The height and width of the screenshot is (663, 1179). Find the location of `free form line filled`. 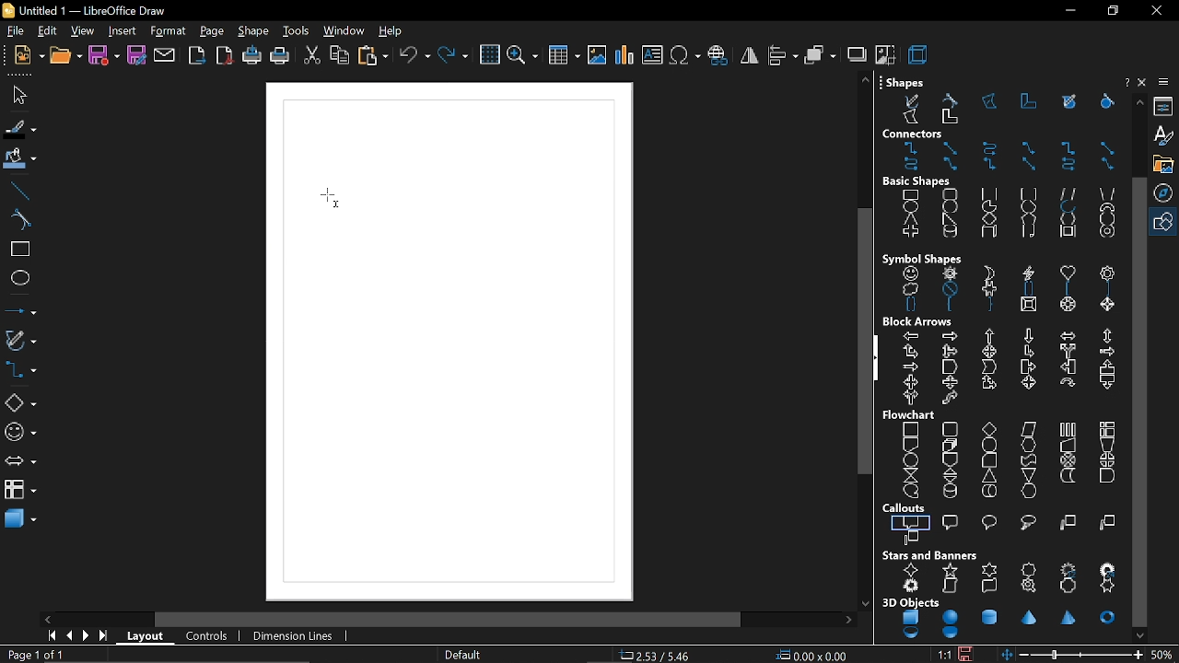

free form line filled is located at coordinates (1069, 101).